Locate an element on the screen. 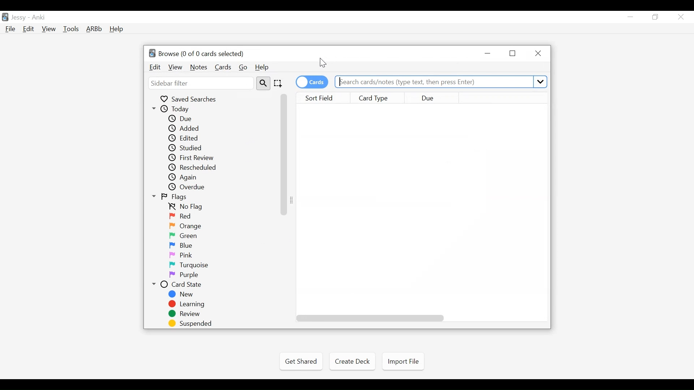 The image size is (694, 390). Edit is located at coordinates (156, 68).